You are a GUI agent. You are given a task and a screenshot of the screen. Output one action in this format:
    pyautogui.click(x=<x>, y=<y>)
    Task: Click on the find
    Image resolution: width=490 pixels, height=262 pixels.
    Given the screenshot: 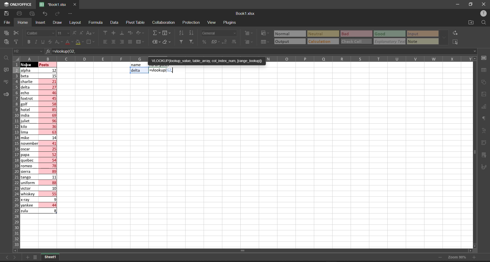 What is the action you would take?
    pyautogui.click(x=484, y=22)
    